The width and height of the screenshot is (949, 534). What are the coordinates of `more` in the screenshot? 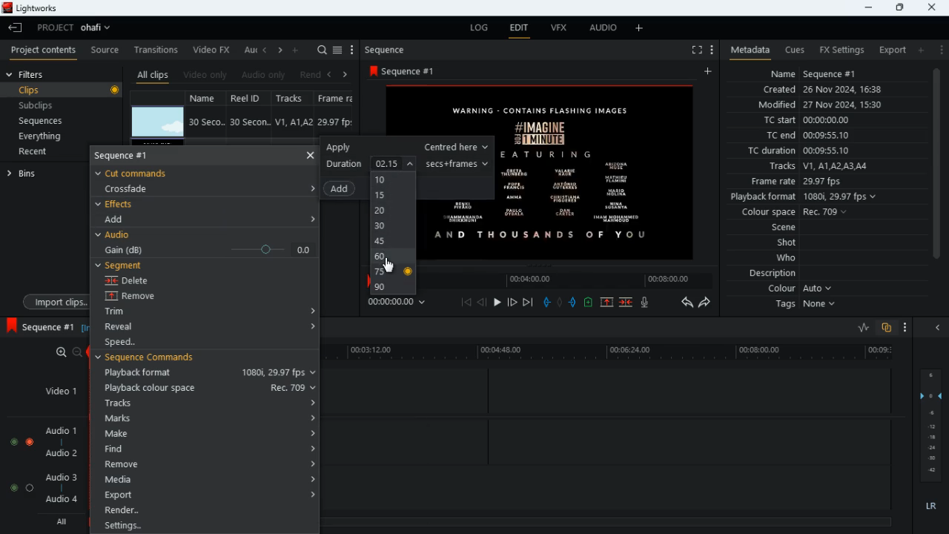 It's located at (940, 49).